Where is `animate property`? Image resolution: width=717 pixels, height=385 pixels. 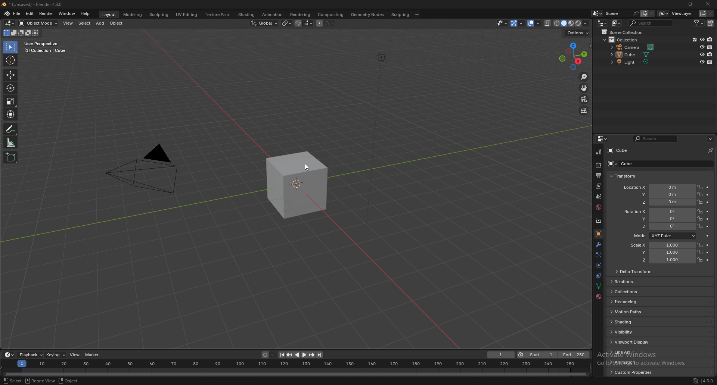 animate property is located at coordinates (708, 194).